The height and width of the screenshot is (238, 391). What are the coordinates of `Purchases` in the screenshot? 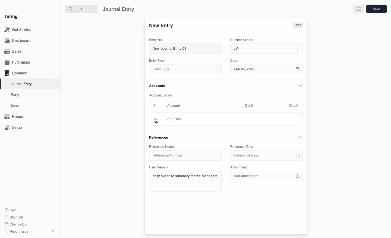 It's located at (18, 63).